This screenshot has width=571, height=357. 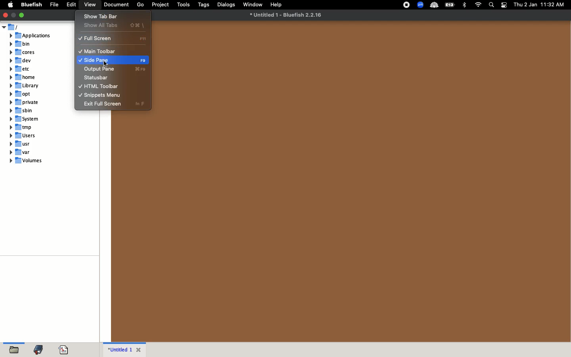 I want to click on output pane, so click(x=116, y=69).